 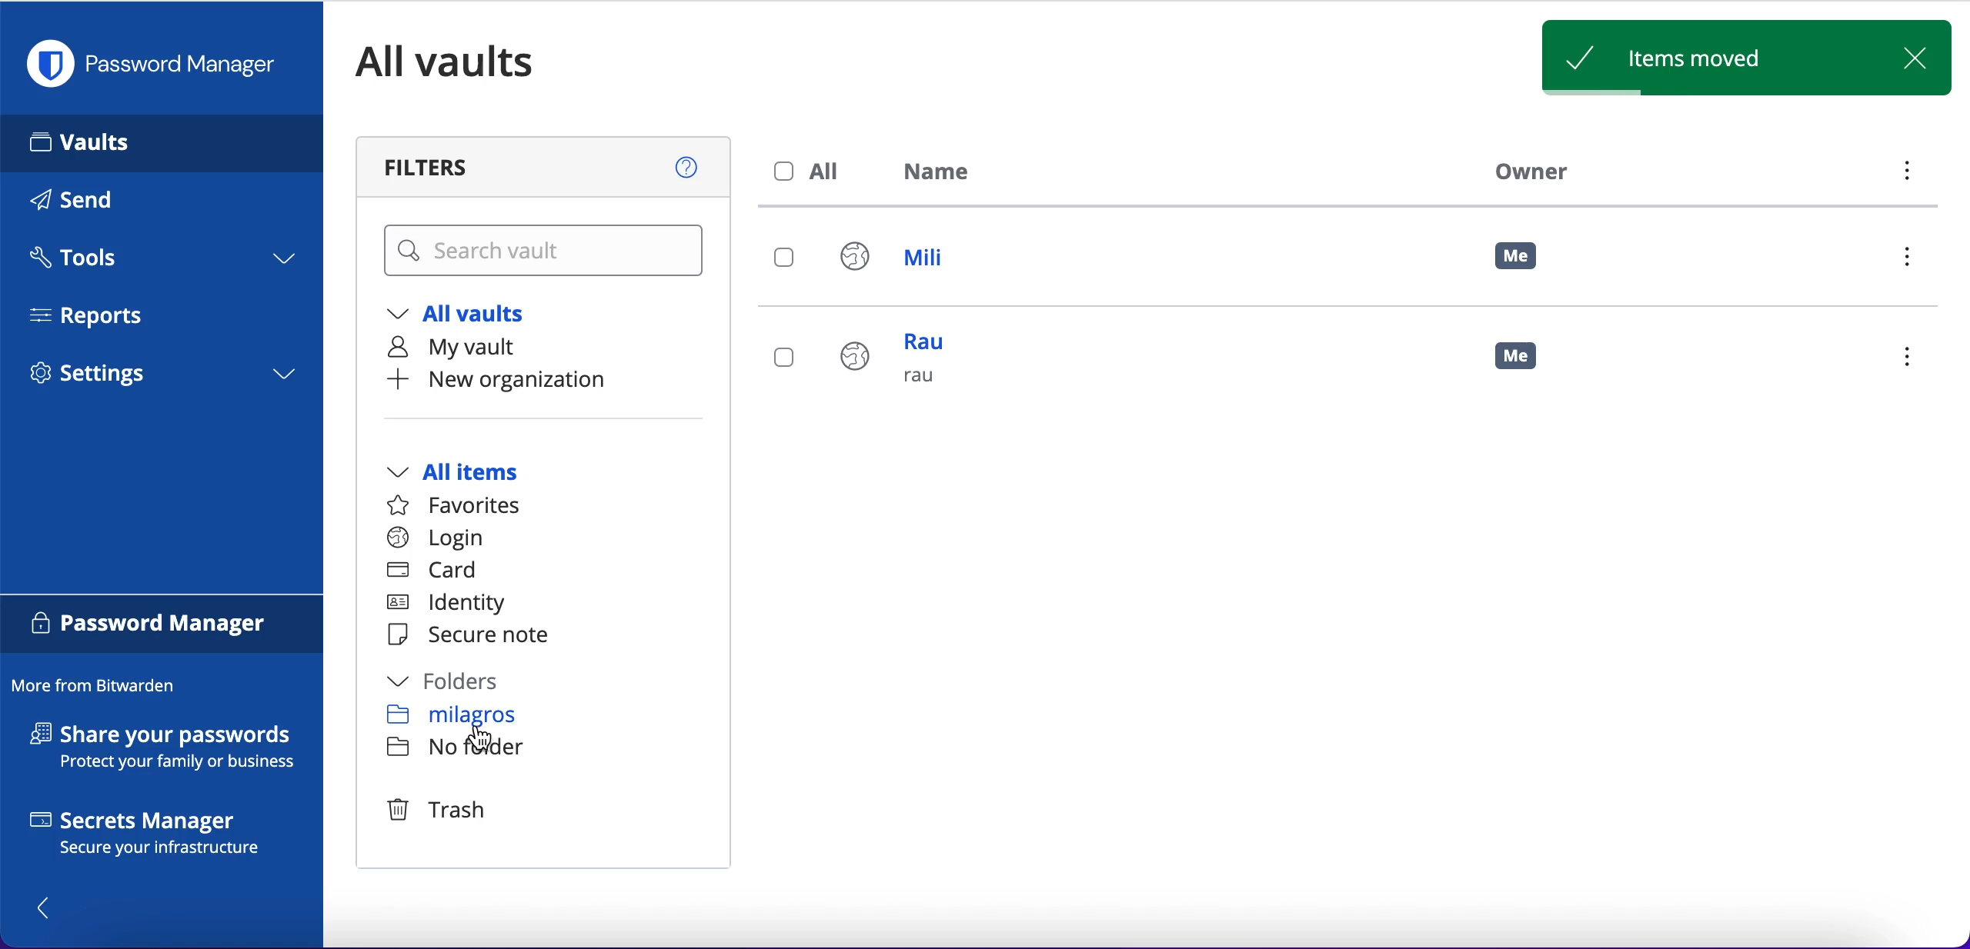 What do you see at coordinates (469, 346) in the screenshot?
I see `my vault` at bounding box center [469, 346].